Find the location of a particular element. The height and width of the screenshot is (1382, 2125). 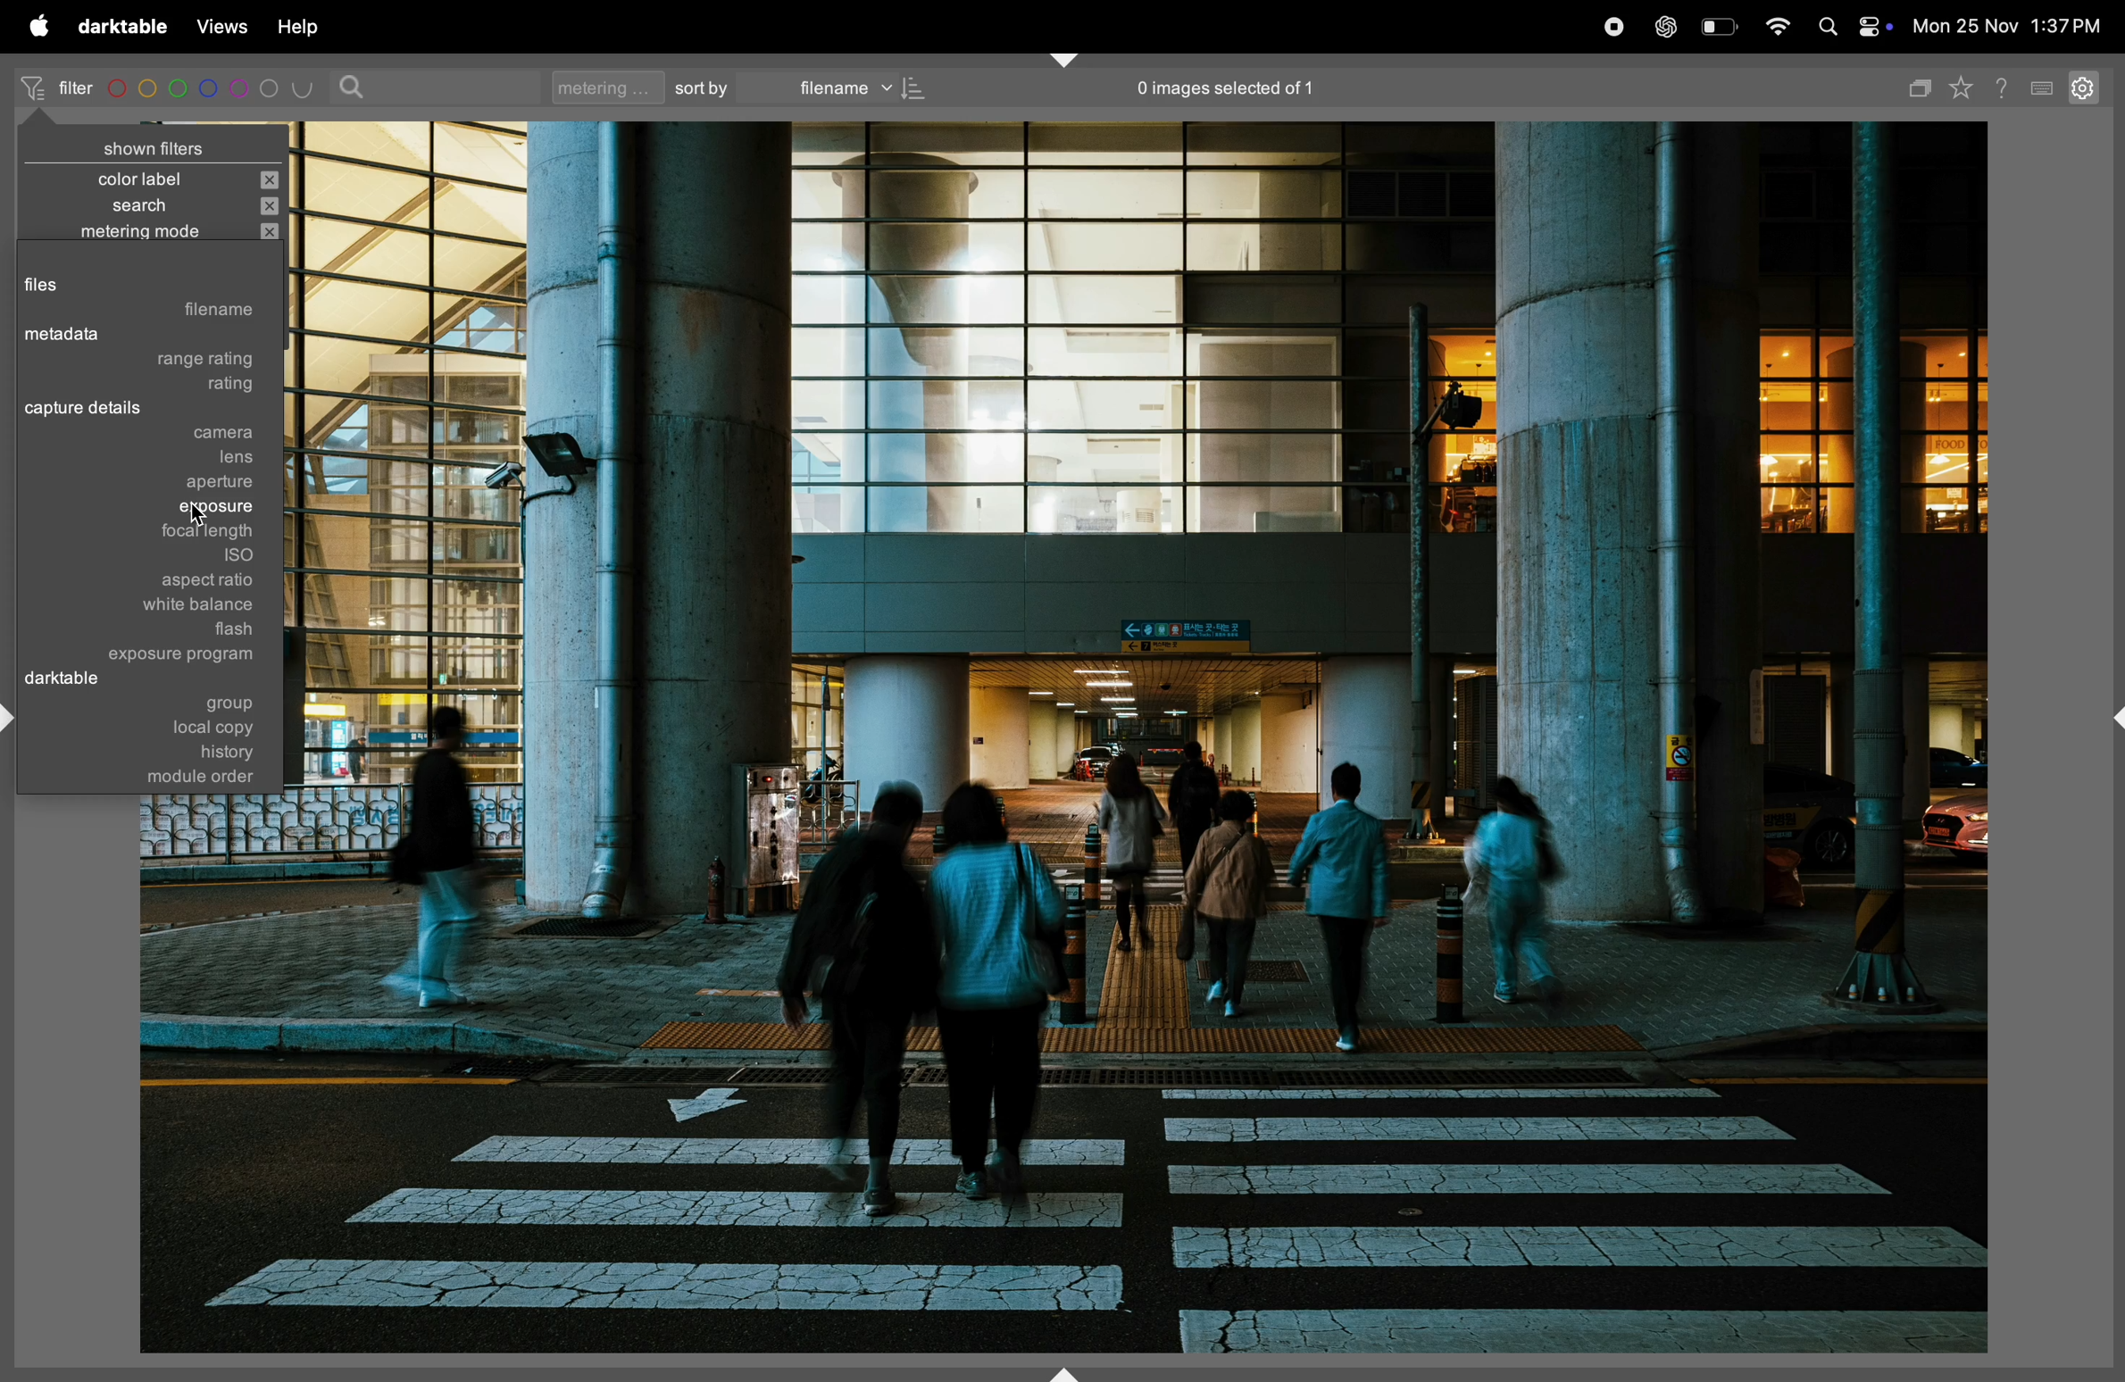

no of images selected is located at coordinates (1223, 89).